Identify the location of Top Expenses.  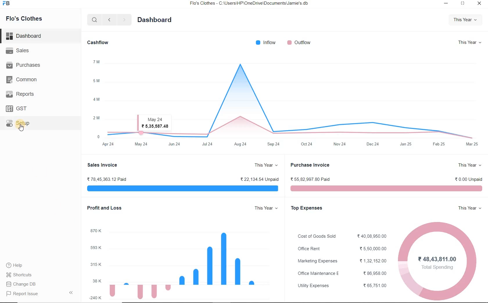
(307, 208).